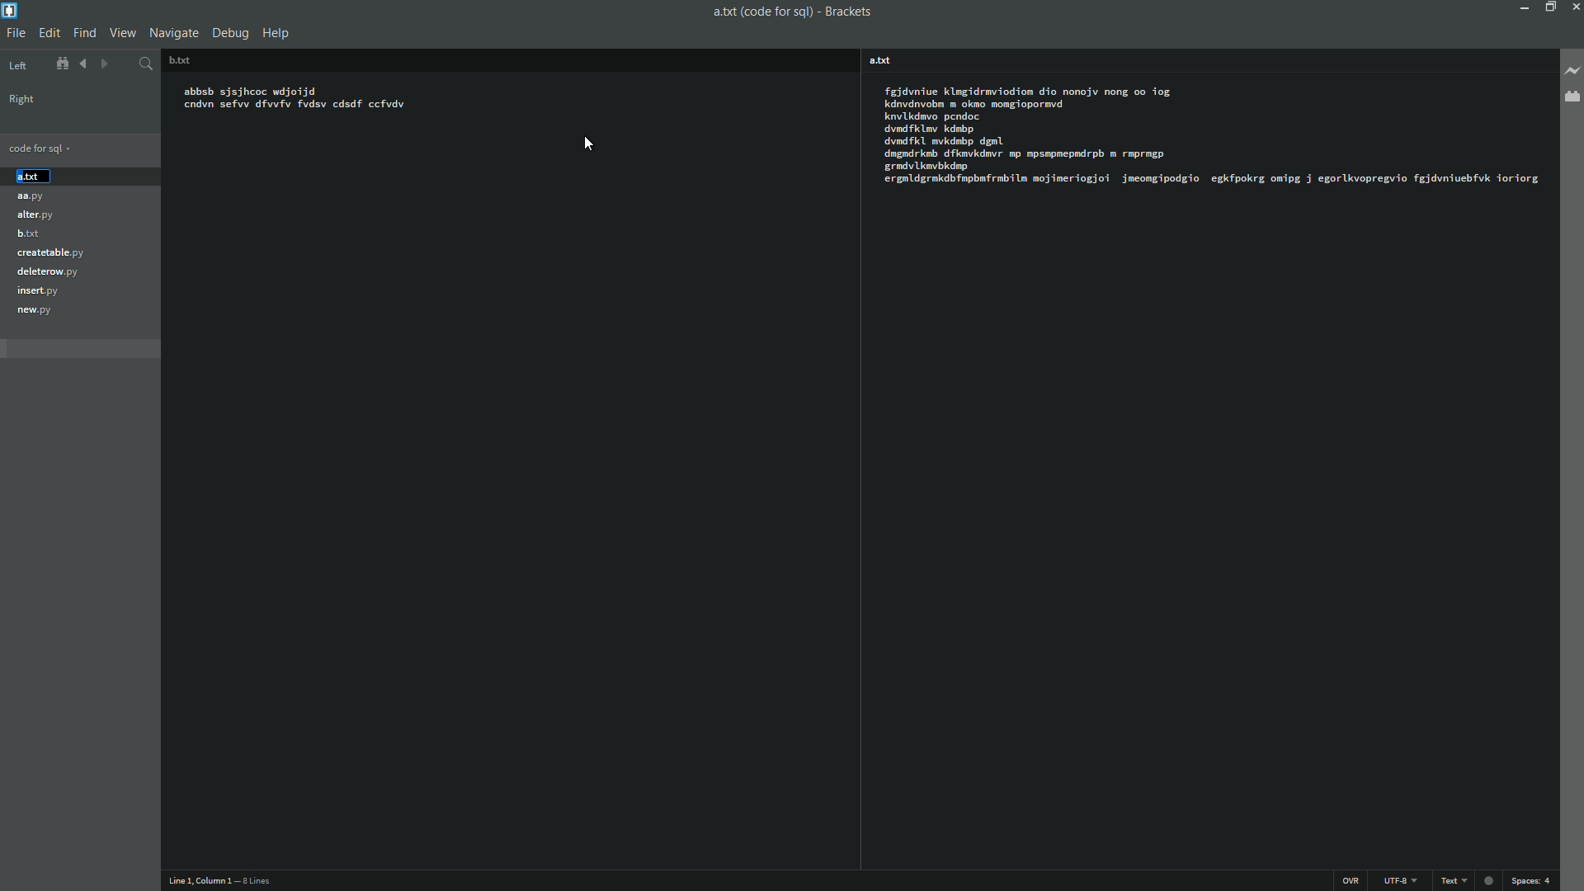 The height and width of the screenshot is (891, 1584). Describe the element at coordinates (48, 272) in the screenshot. I see `deleterow.py` at that location.